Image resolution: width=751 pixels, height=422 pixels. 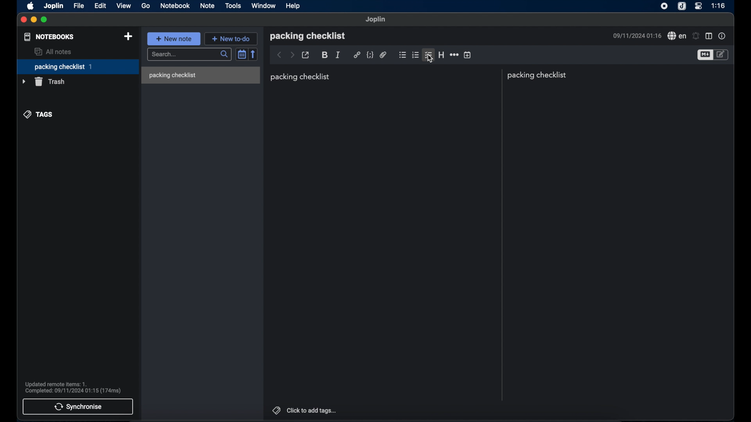 What do you see at coordinates (54, 52) in the screenshot?
I see `all notes` at bounding box center [54, 52].